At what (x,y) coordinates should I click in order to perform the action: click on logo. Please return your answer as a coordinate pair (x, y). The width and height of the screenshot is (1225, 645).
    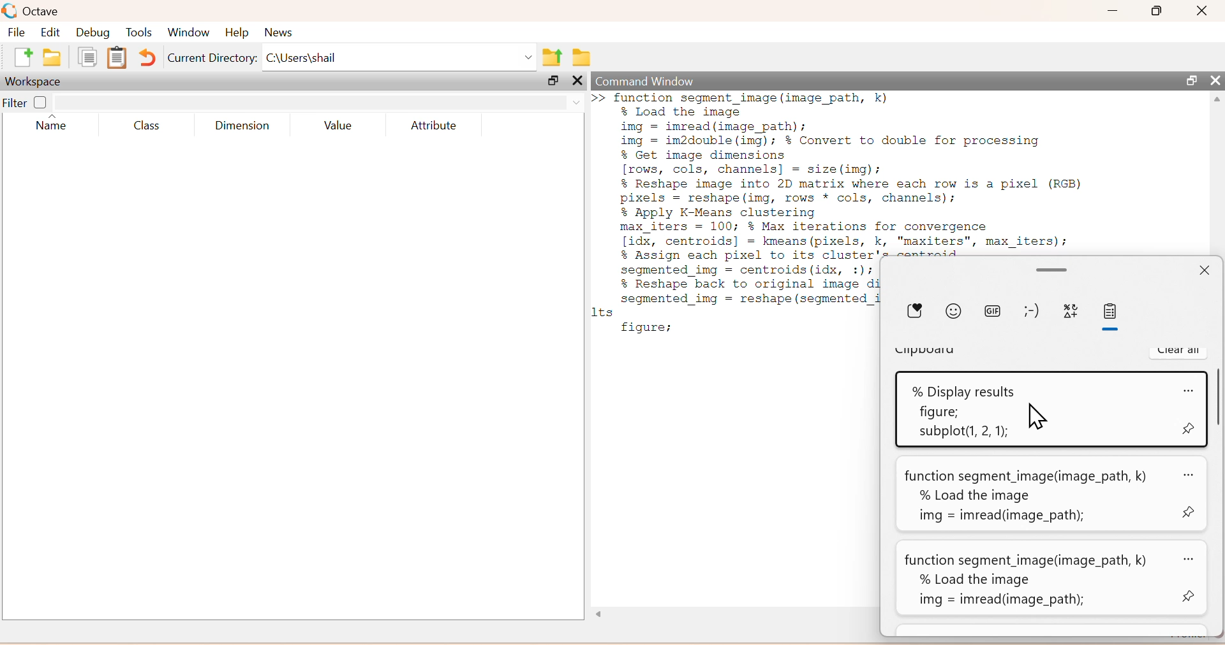
    Looking at the image, I should click on (10, 11).